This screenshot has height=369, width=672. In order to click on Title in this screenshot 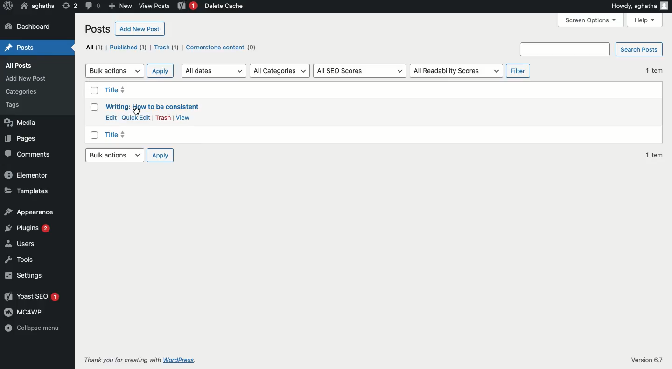, I will do `click(149, 91)`.